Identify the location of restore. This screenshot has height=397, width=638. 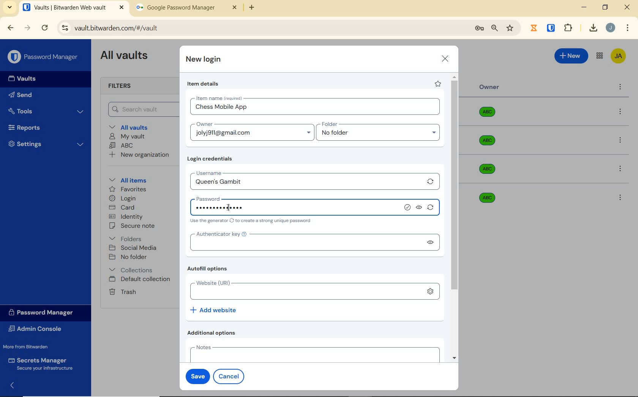
(605, 7).